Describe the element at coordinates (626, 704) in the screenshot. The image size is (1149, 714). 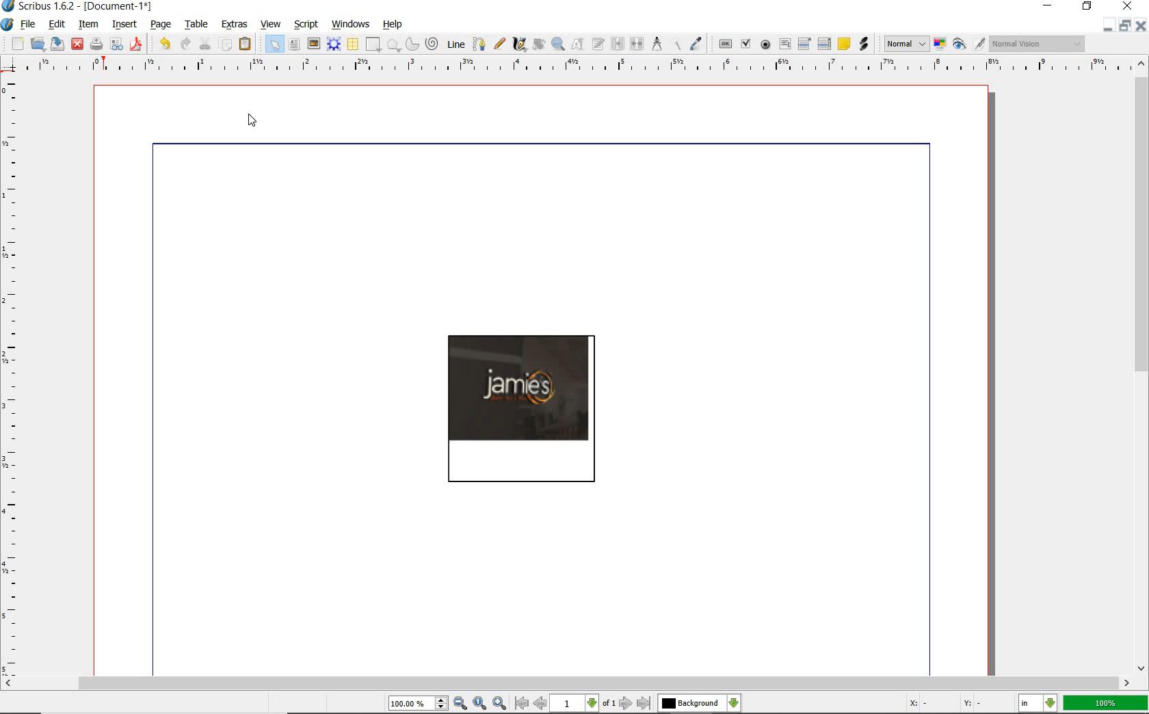
I see `Next Page` at that location.